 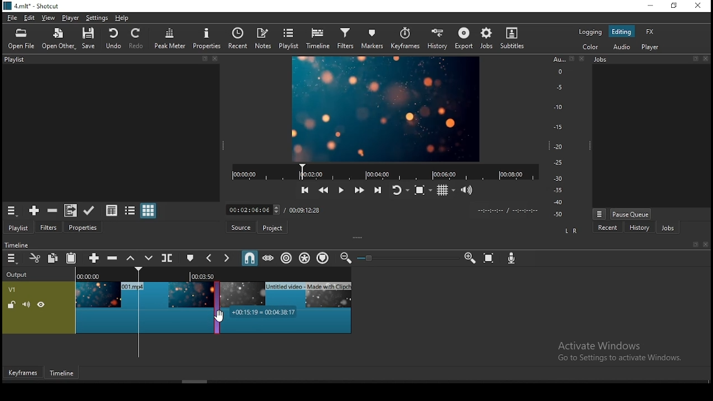 What do you see at coordinates (609, 227) in the screenshot?
I see `recent` at bounding box center [609, 227].